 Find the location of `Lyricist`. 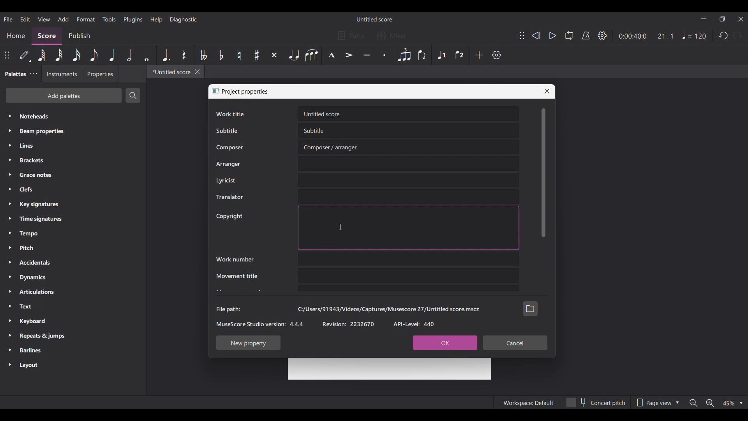

Lyricist is located at coordinates (226, 180).